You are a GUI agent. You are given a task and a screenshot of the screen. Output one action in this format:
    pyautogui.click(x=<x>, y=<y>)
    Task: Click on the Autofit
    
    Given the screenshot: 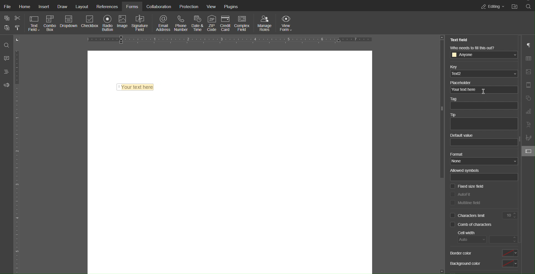 What is the action you would take?
    pyautogui.click(x=461, y=194)
    